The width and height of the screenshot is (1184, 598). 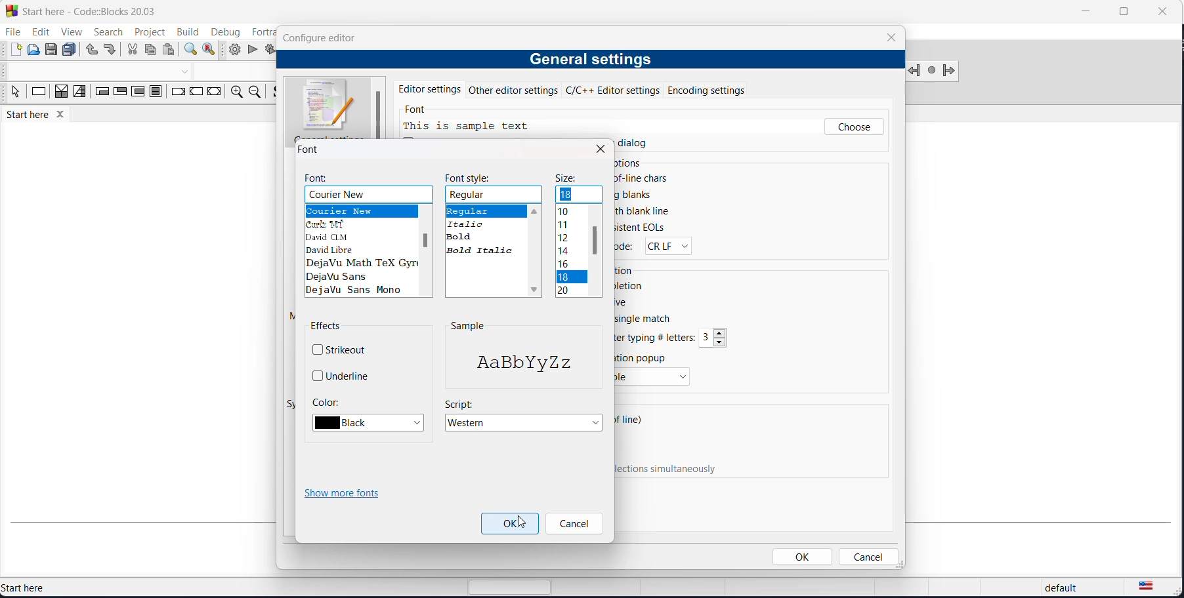 What do you see at coordinates (647, 212) in the screenshot?
I see `blank line` at bounding box center [647, 212].